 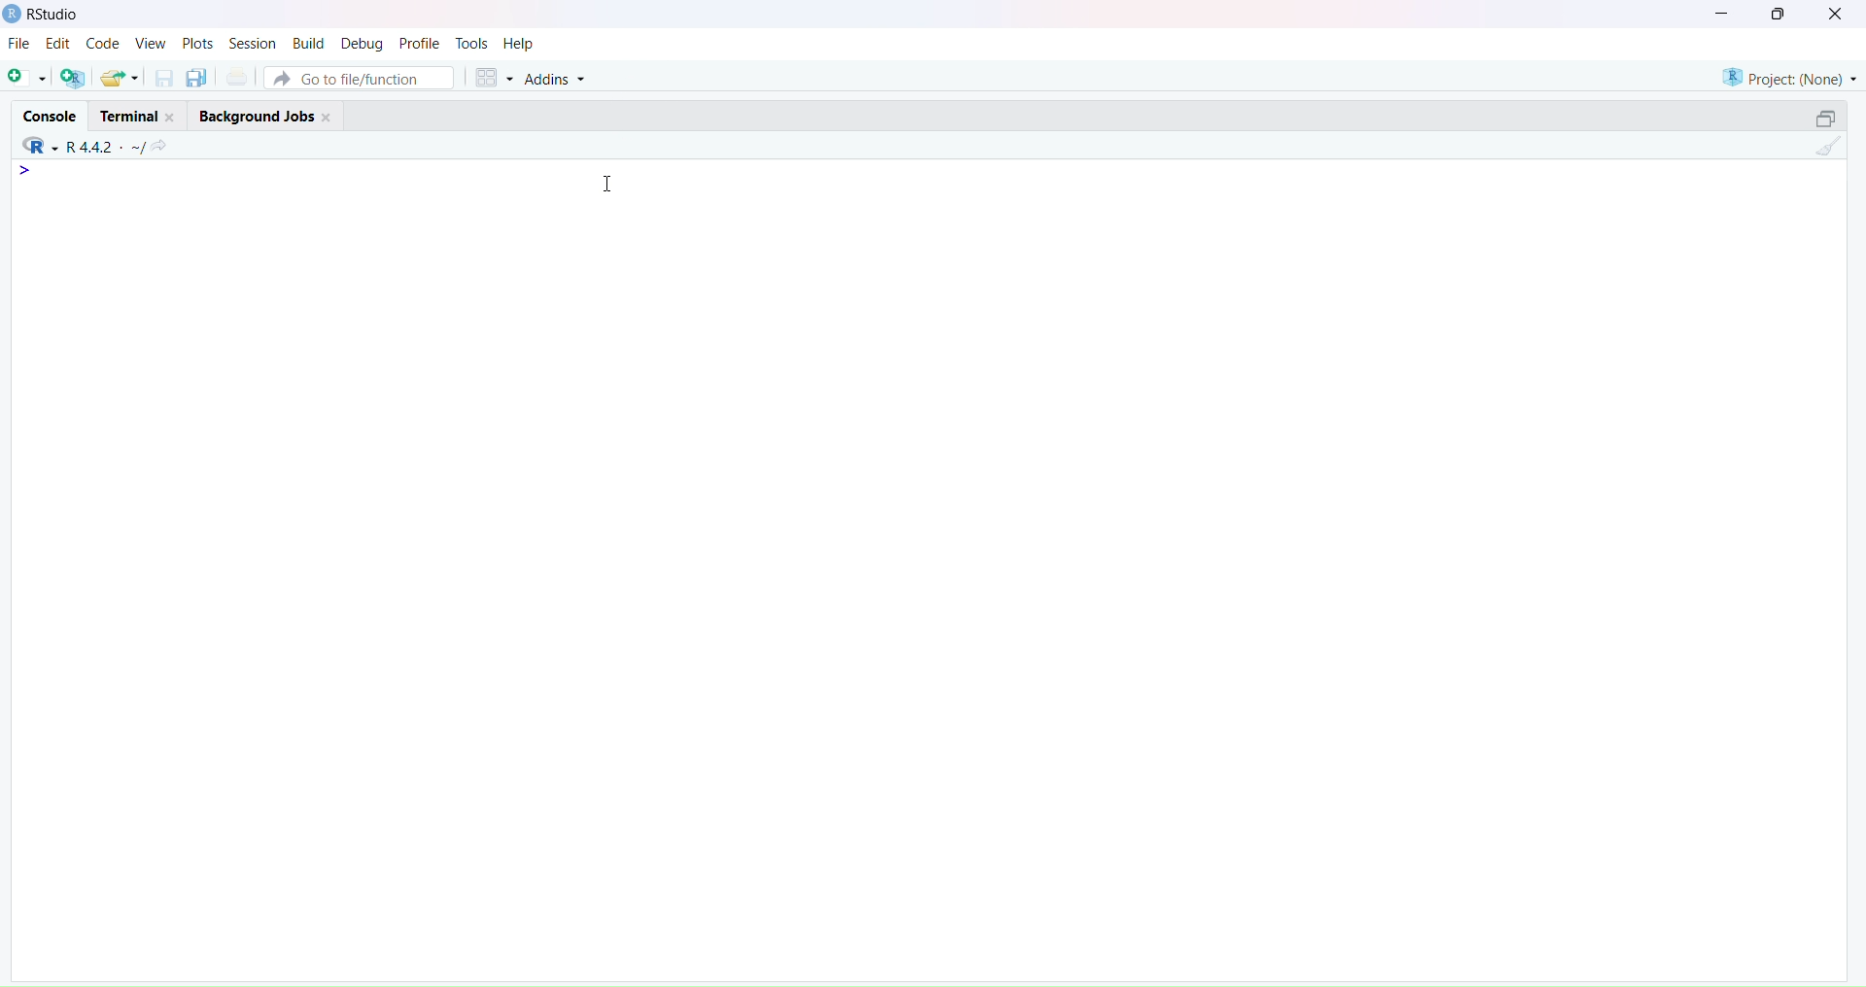 What do you see at coordinates (1828, 118) in the screenshot?
I see `collapse` at bounding box center [1828, 118].